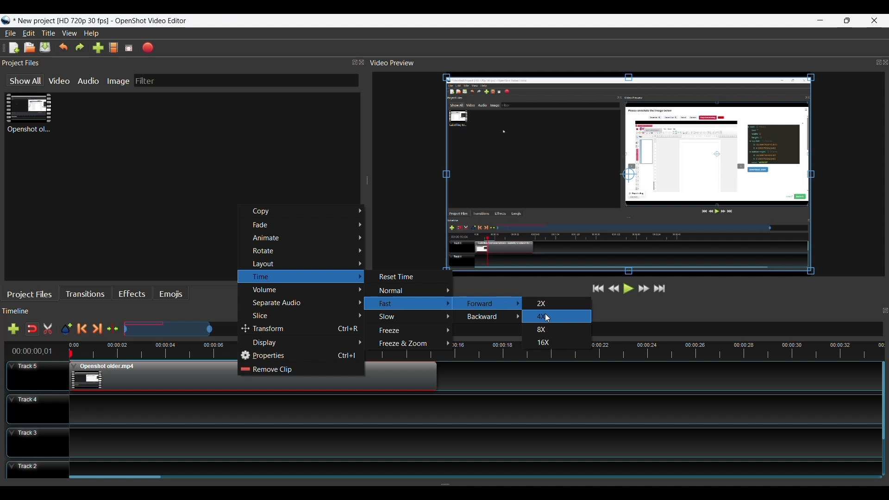 The height and width of the screenshot is (500, 889). I want to click on Track Panel, so click(473, 467).